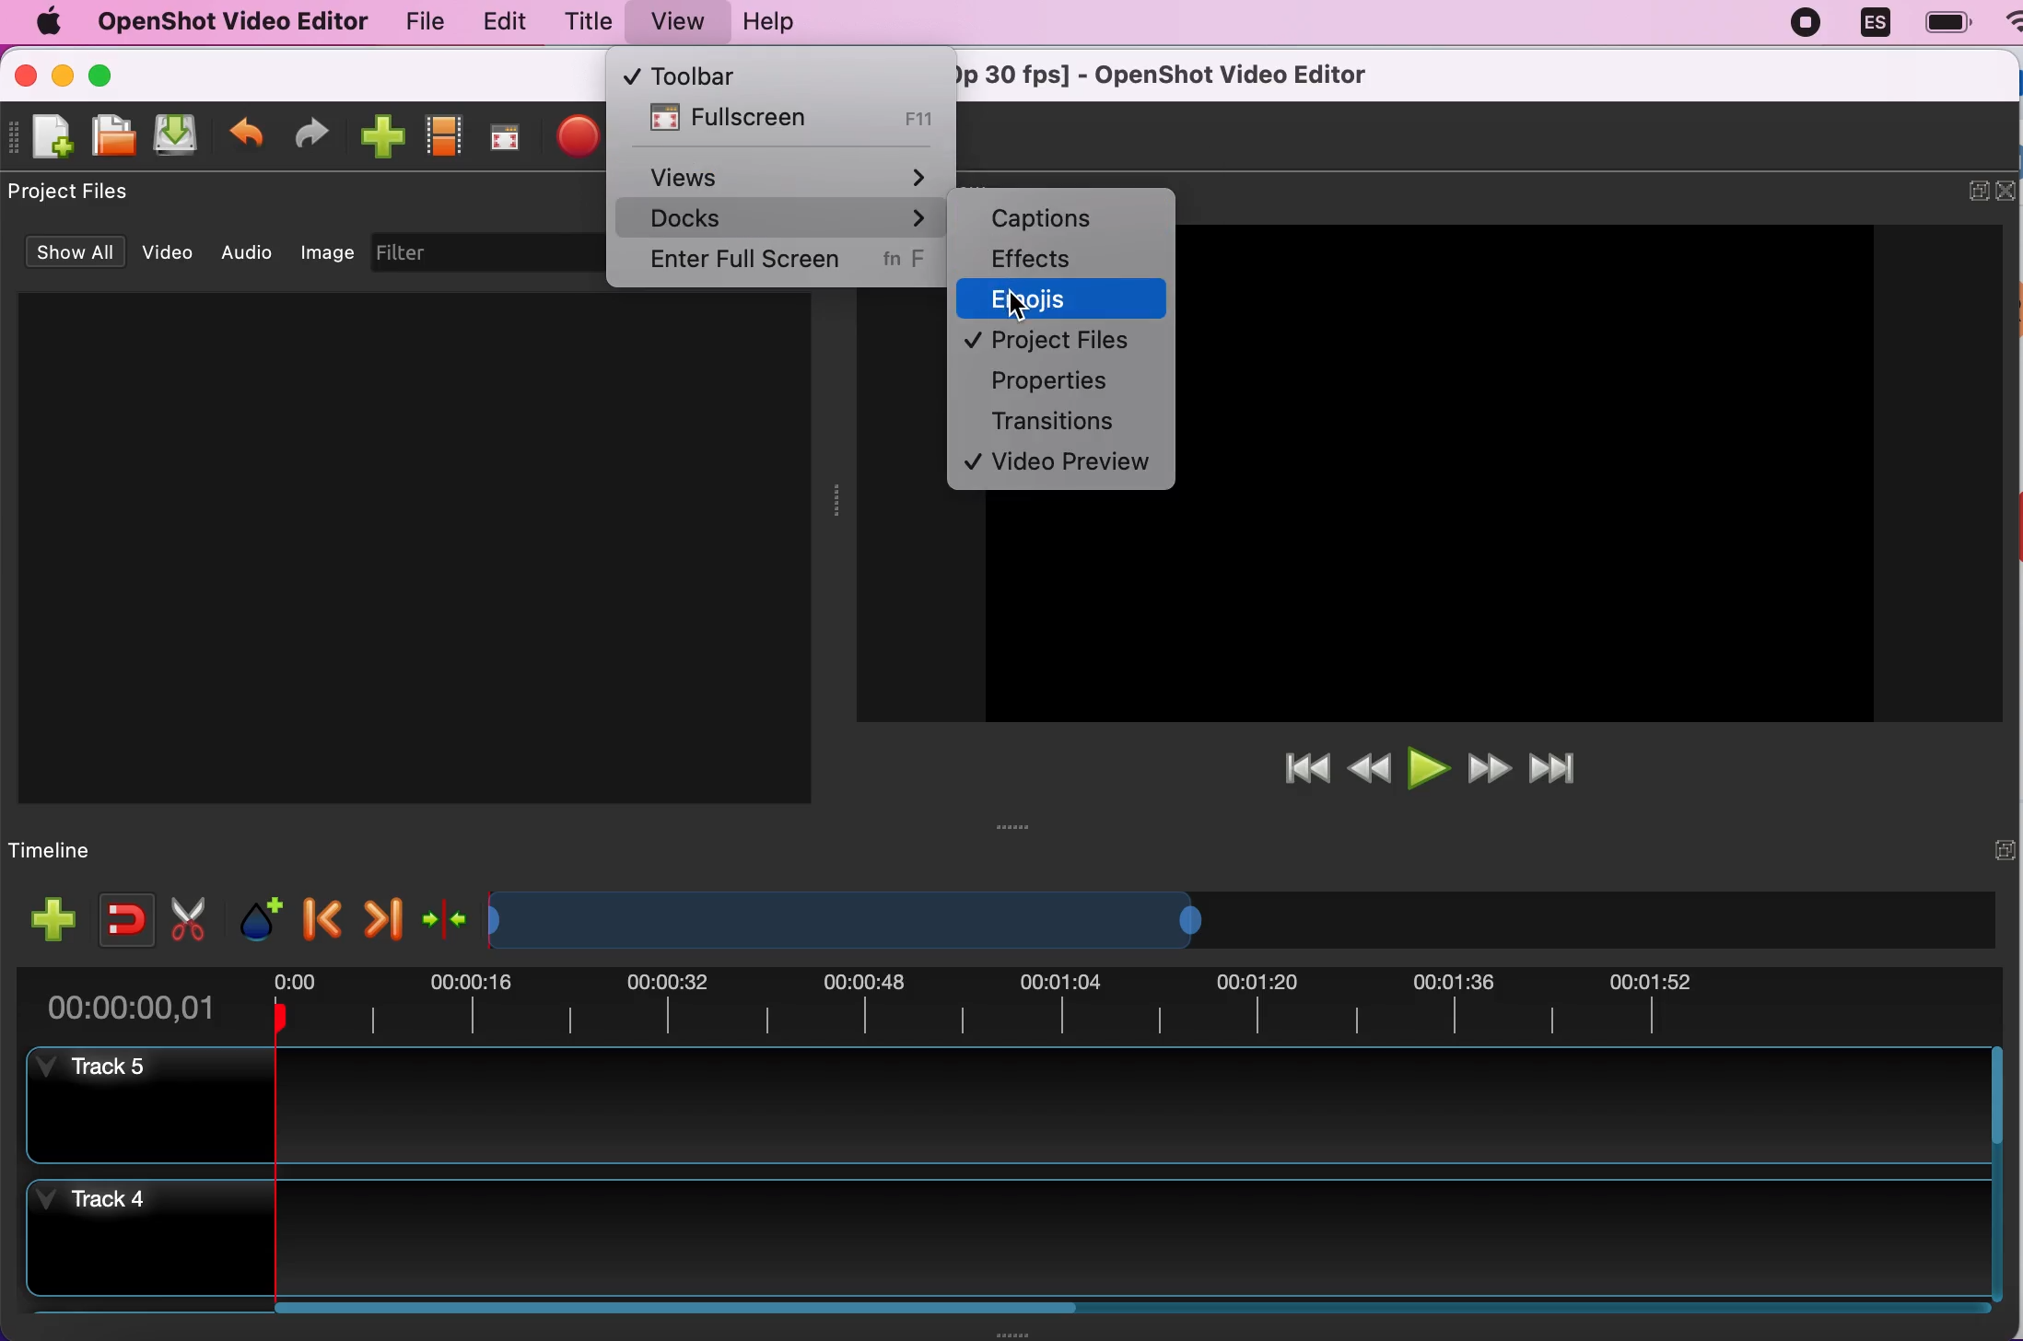 The image size is (2023, 1341). Describe the element at coordinates (106, 74) in the screenshot. I see `maximize` at that location.